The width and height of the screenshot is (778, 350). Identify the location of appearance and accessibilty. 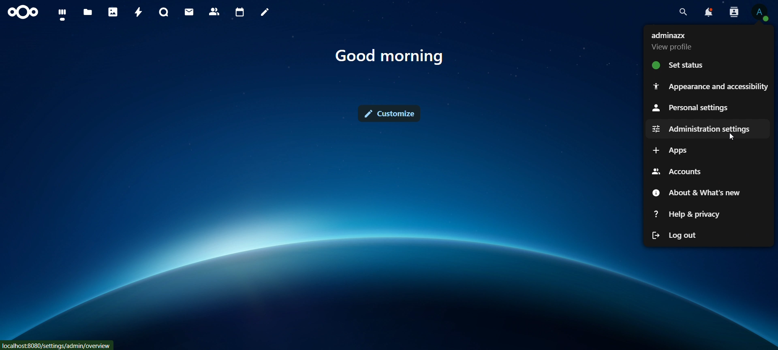
(710, 85).